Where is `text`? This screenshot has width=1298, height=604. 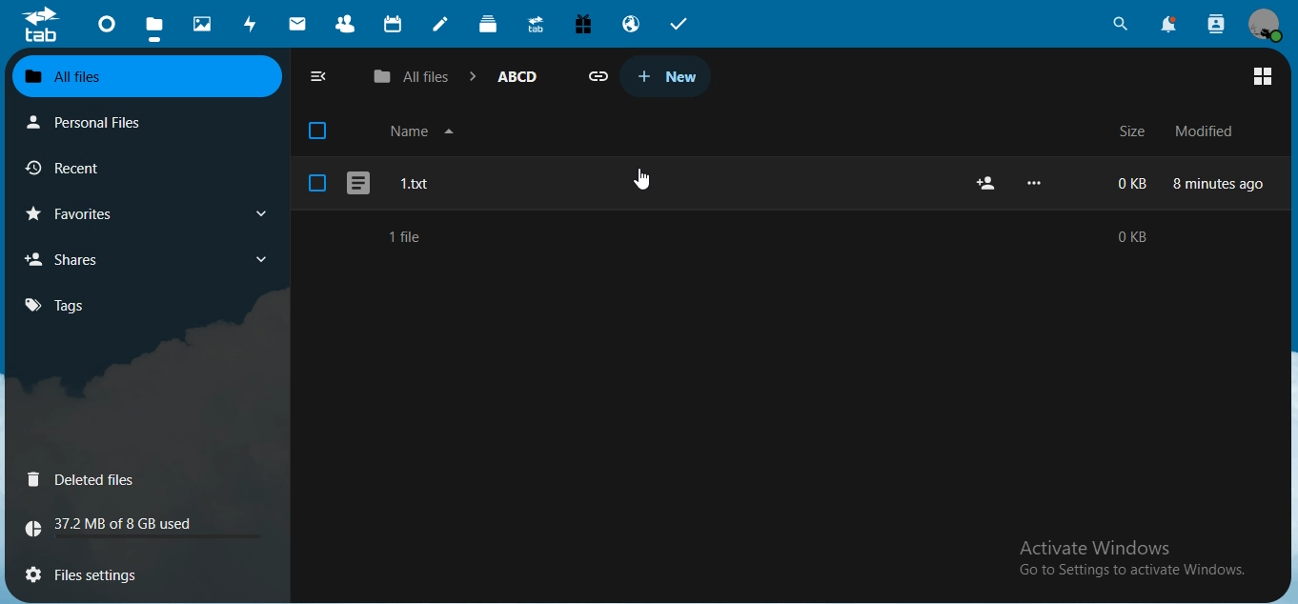
text is located at coordinates (1140, 564).